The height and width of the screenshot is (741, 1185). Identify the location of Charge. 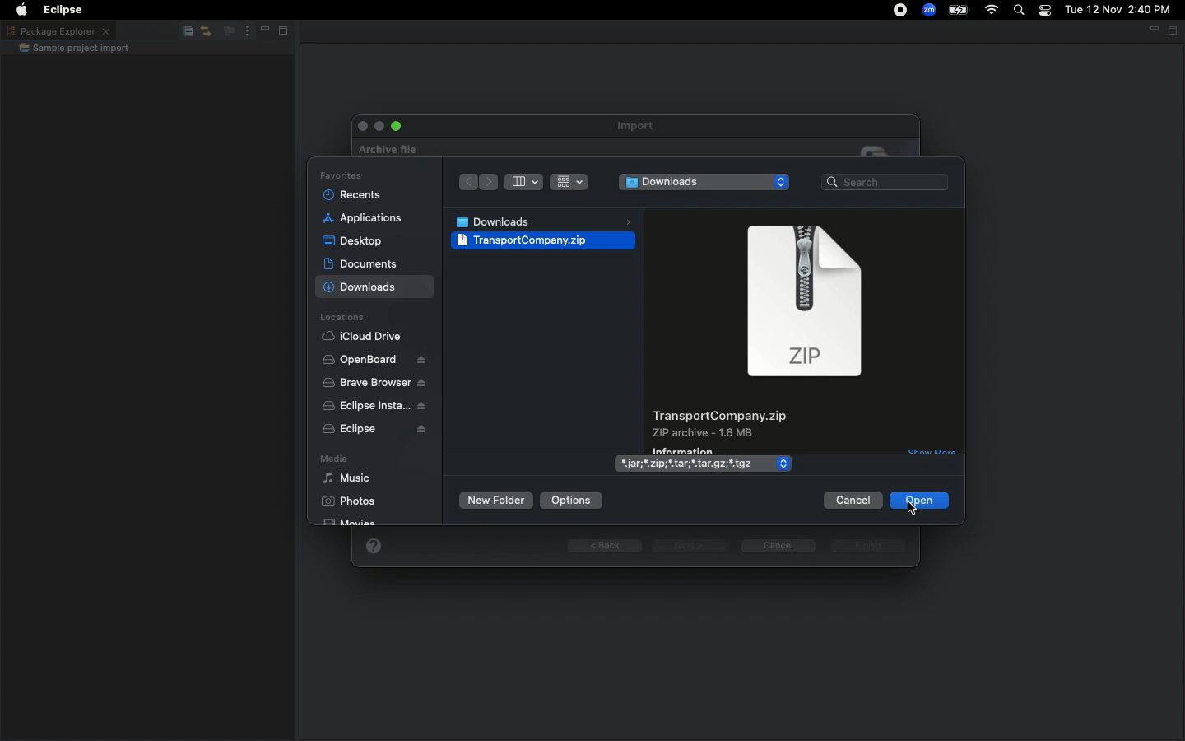
(960, 10).